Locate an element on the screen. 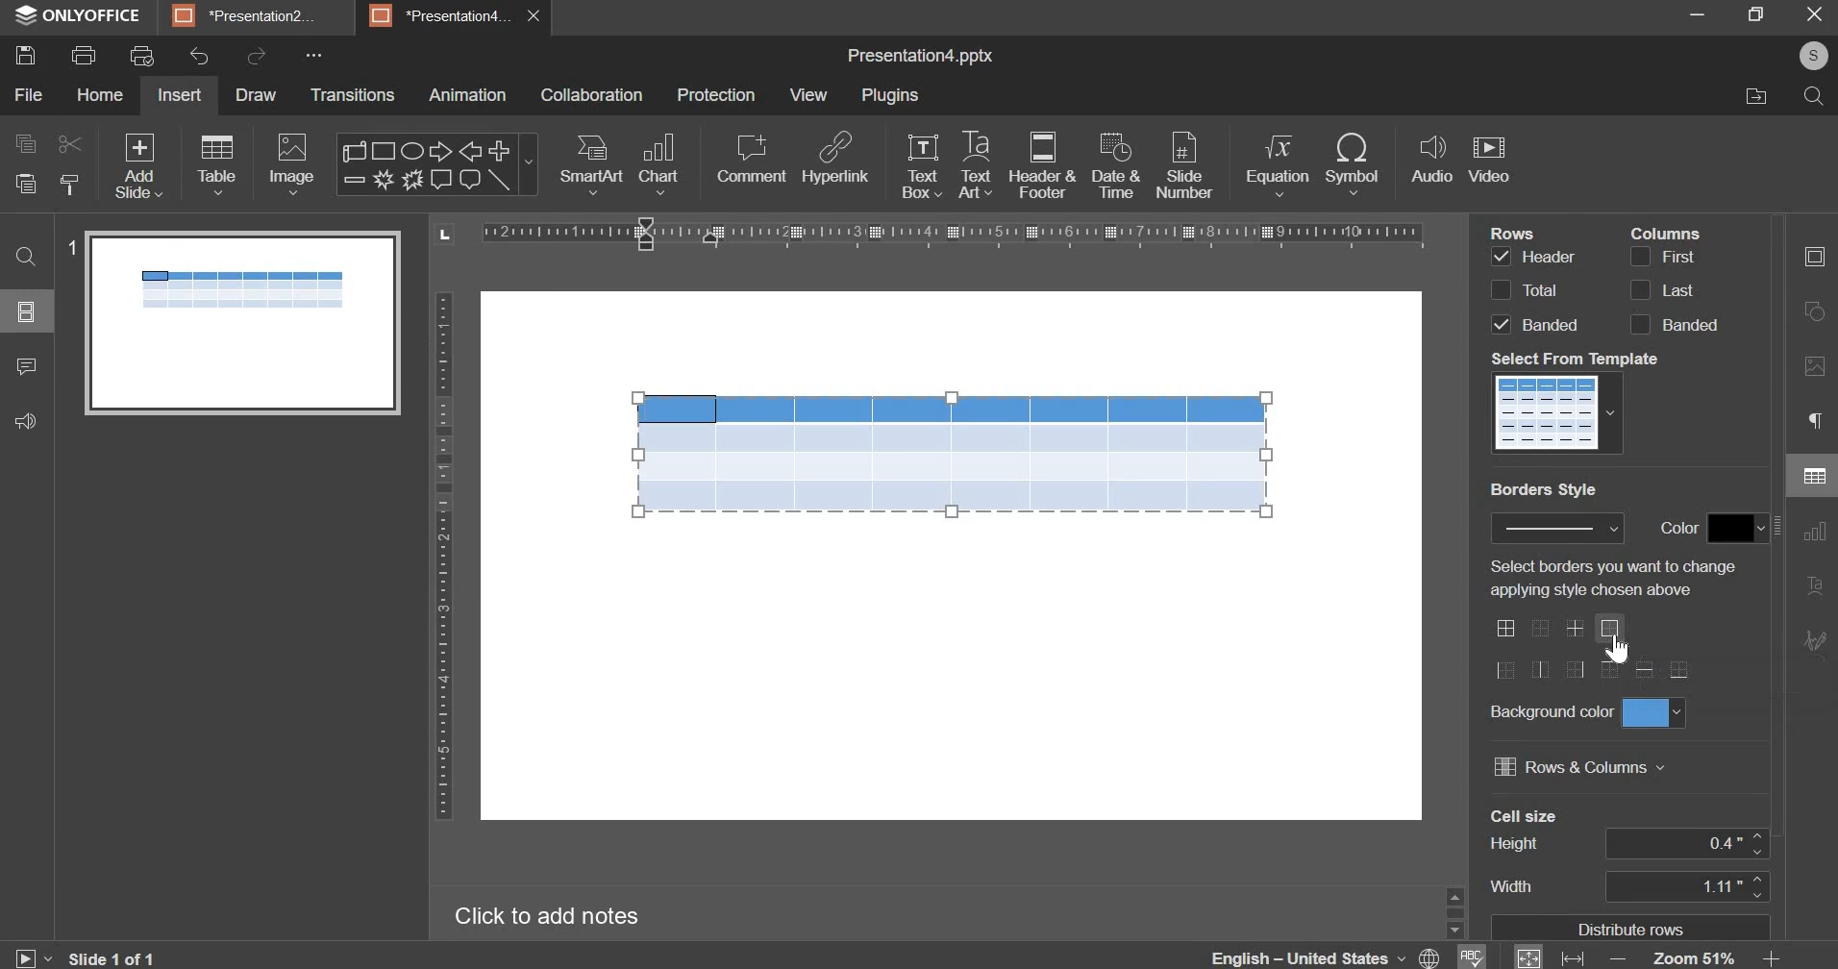 This screenshot has height=969, width=1838. 1.11 is located at coordinates (1735, 887).